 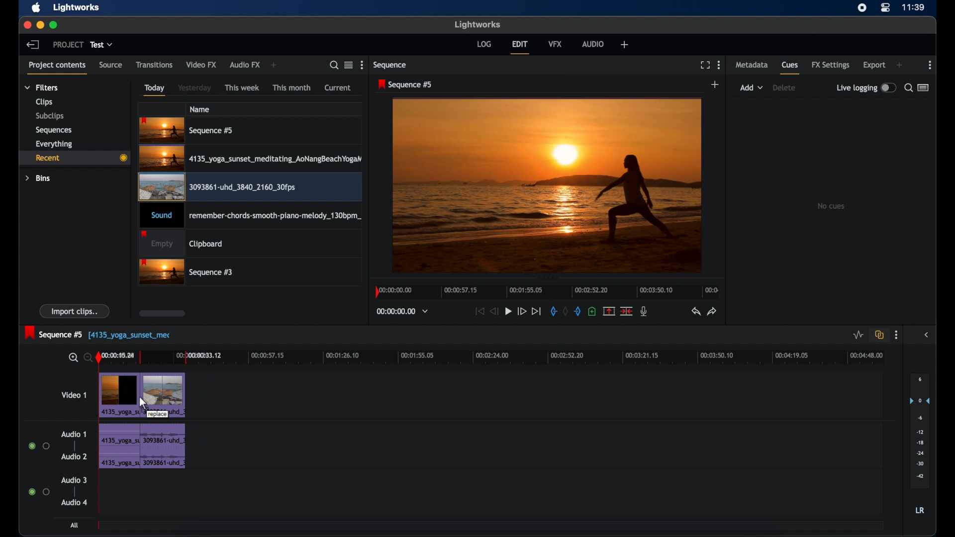 What do you see at coordinates (79, 358) in the screenshot?
I see `zoom` at bounding box center [79, 358].